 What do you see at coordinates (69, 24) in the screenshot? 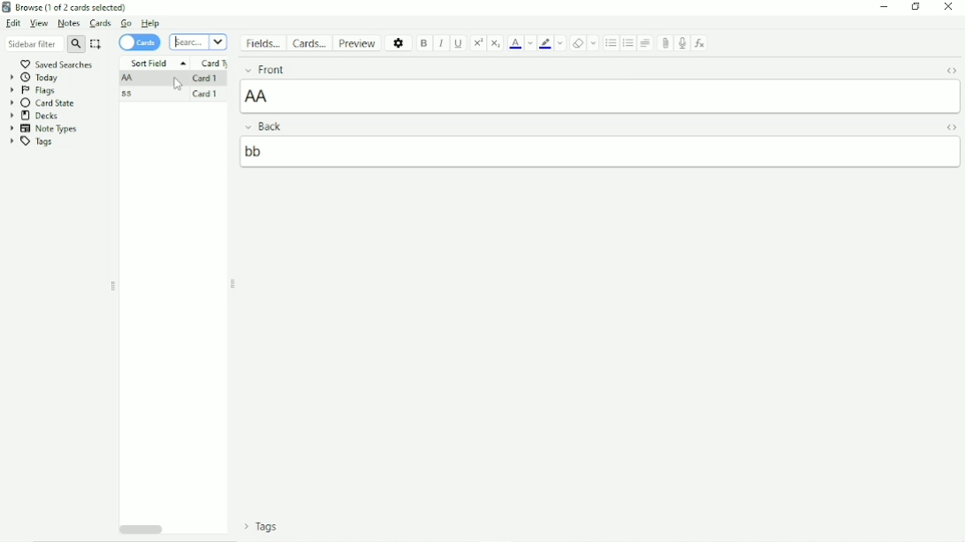
I see `Notes` at bounding box center [69, 24].